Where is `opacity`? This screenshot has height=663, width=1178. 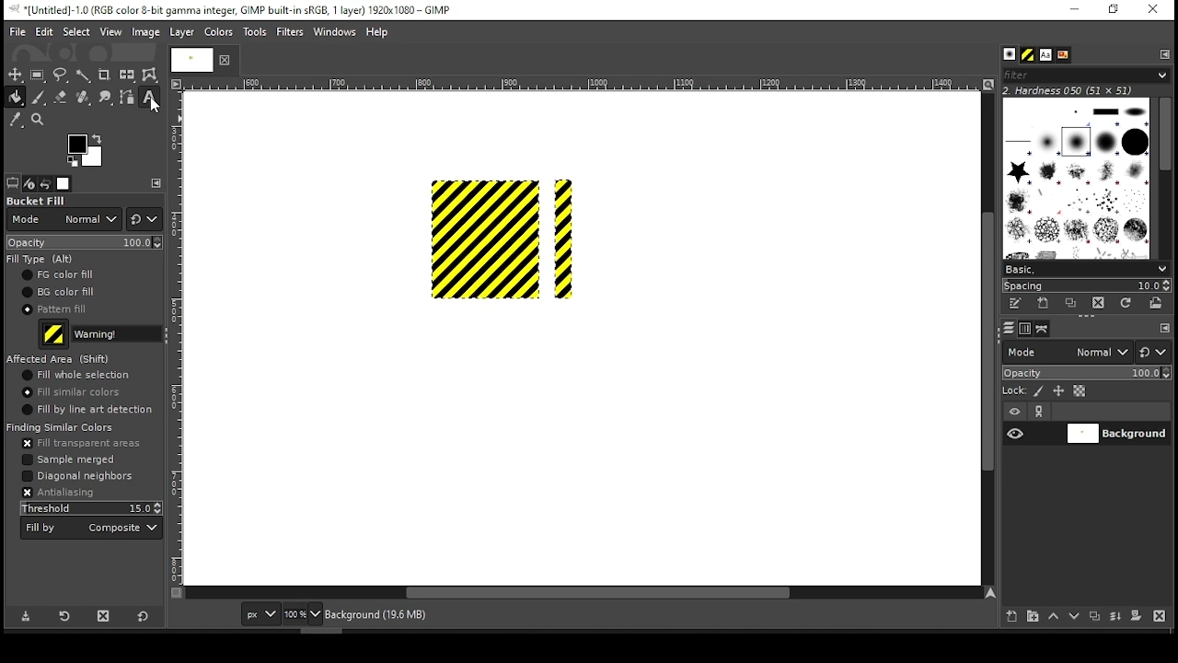
opacity is located at coordinates (83, 242).